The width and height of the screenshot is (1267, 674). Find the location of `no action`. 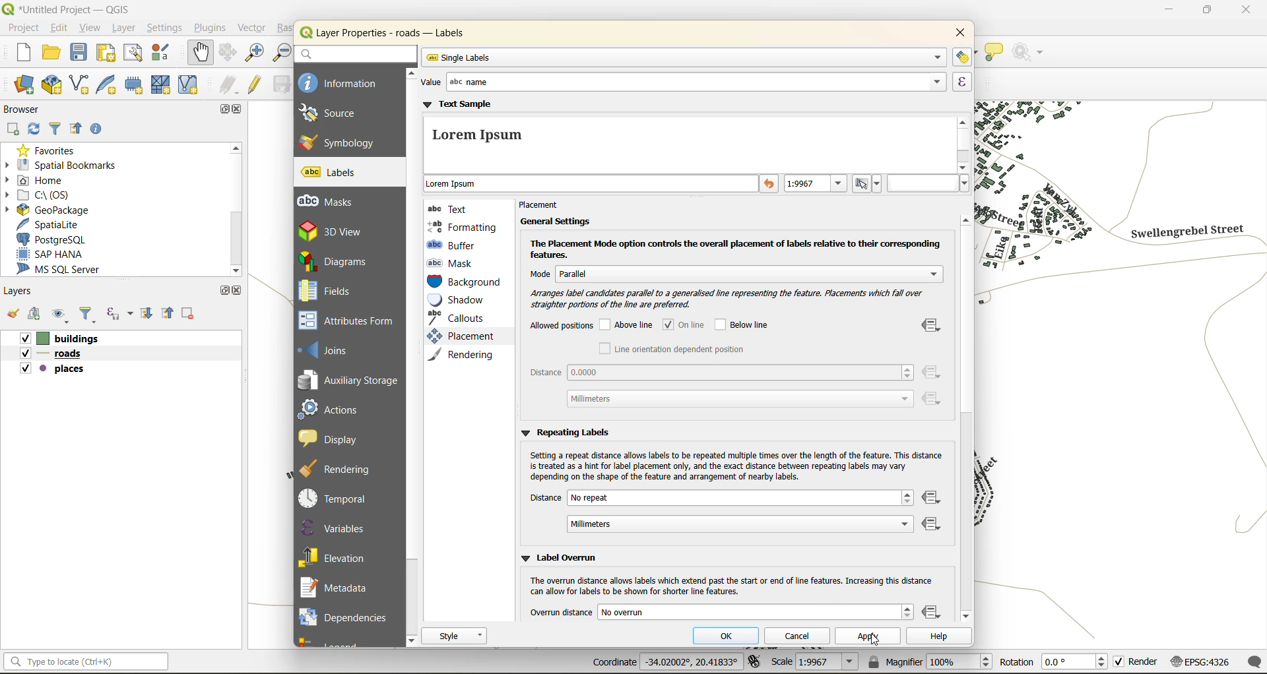

no action is located at coordinates (1032, 53).